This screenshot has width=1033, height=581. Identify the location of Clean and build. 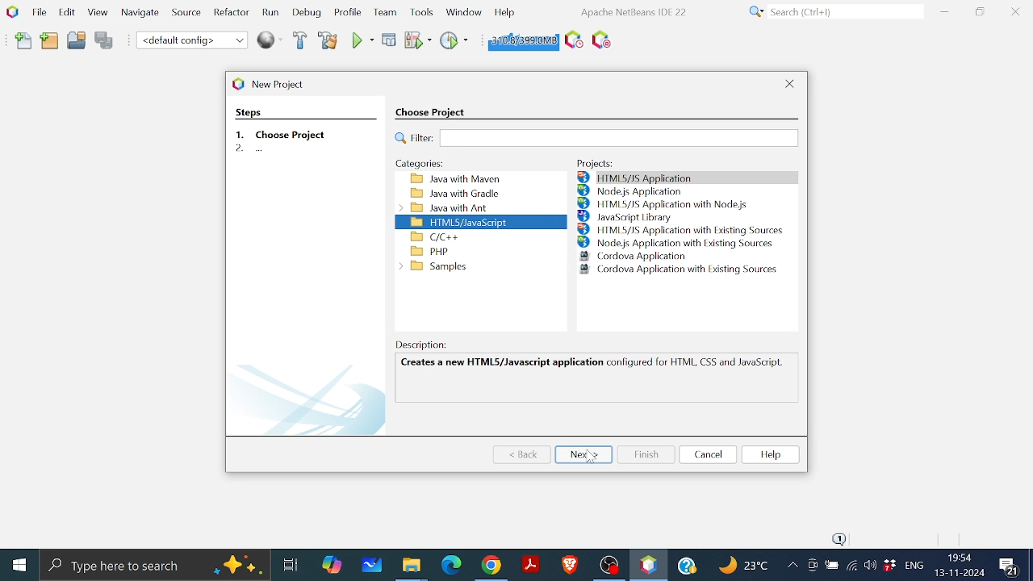
(327, 40).